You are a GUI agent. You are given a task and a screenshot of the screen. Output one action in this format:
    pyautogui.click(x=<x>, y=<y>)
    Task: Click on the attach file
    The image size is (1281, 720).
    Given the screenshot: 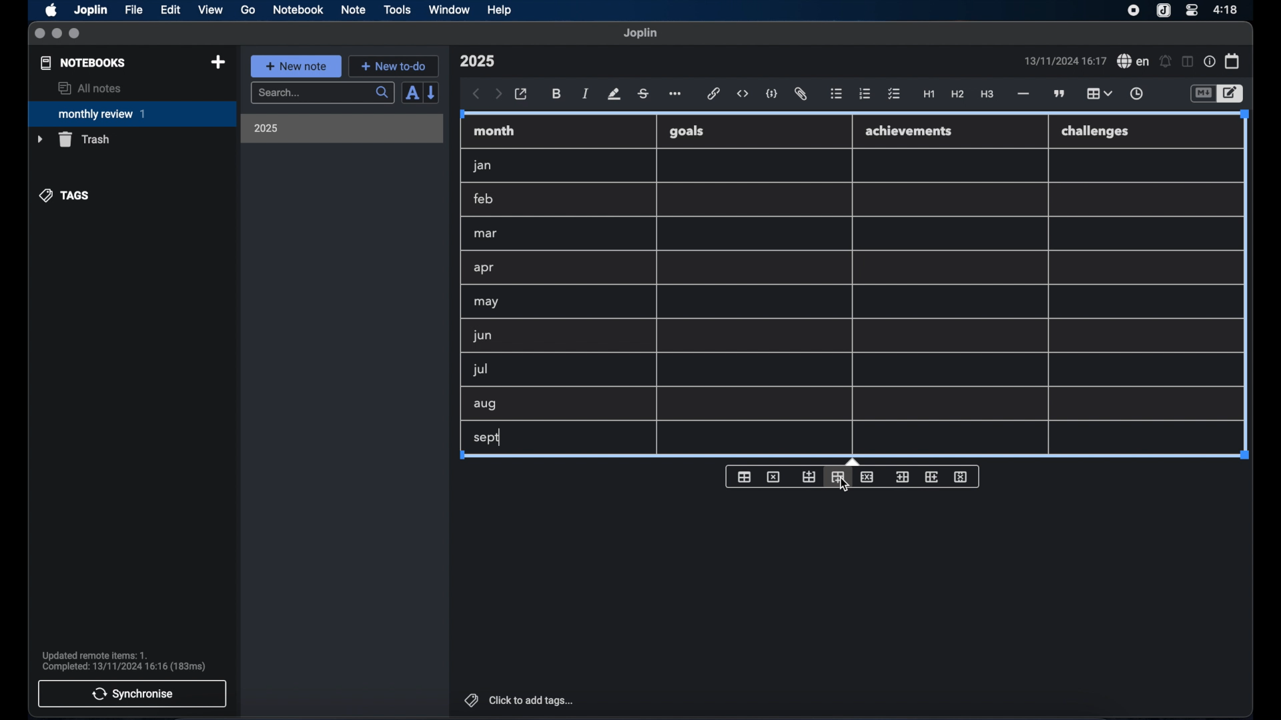 What is the action you would take?
    pyautogui.click(x=801, y=94)
    